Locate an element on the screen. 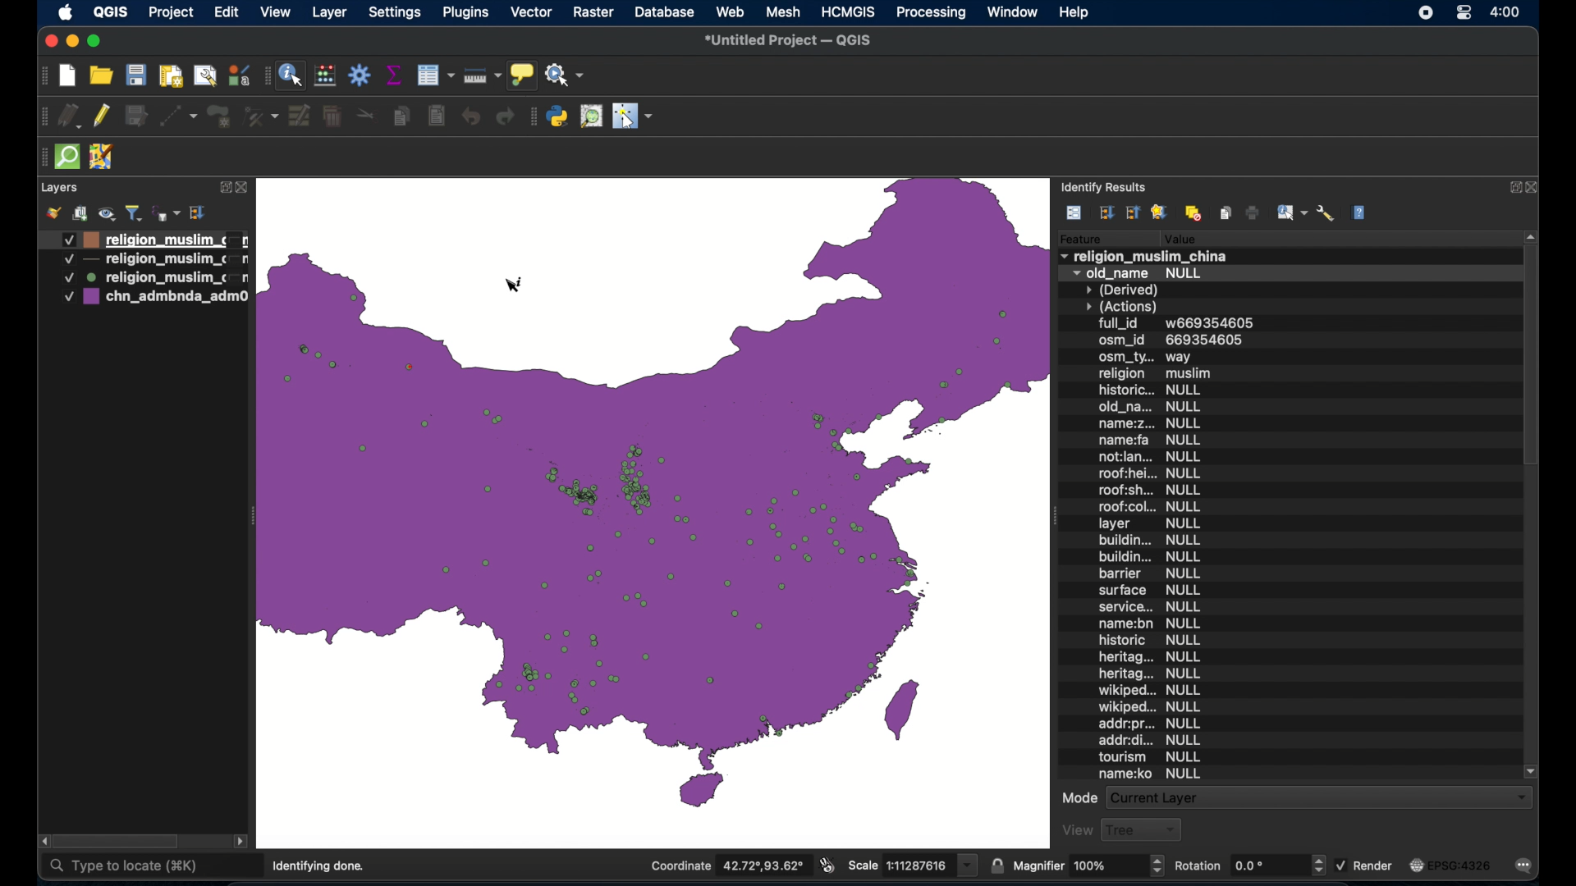 The height and width of the screenshot is (886, 1576). maximize is located at coordinates (96, 42).